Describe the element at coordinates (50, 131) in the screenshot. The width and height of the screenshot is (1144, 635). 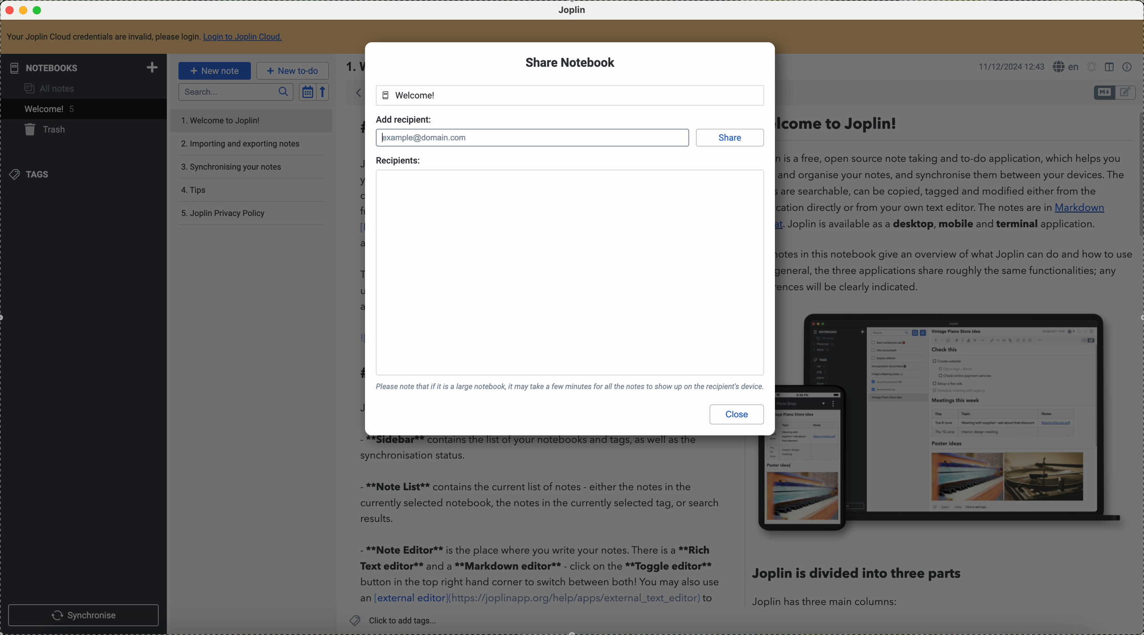
I see `trash` at that location.